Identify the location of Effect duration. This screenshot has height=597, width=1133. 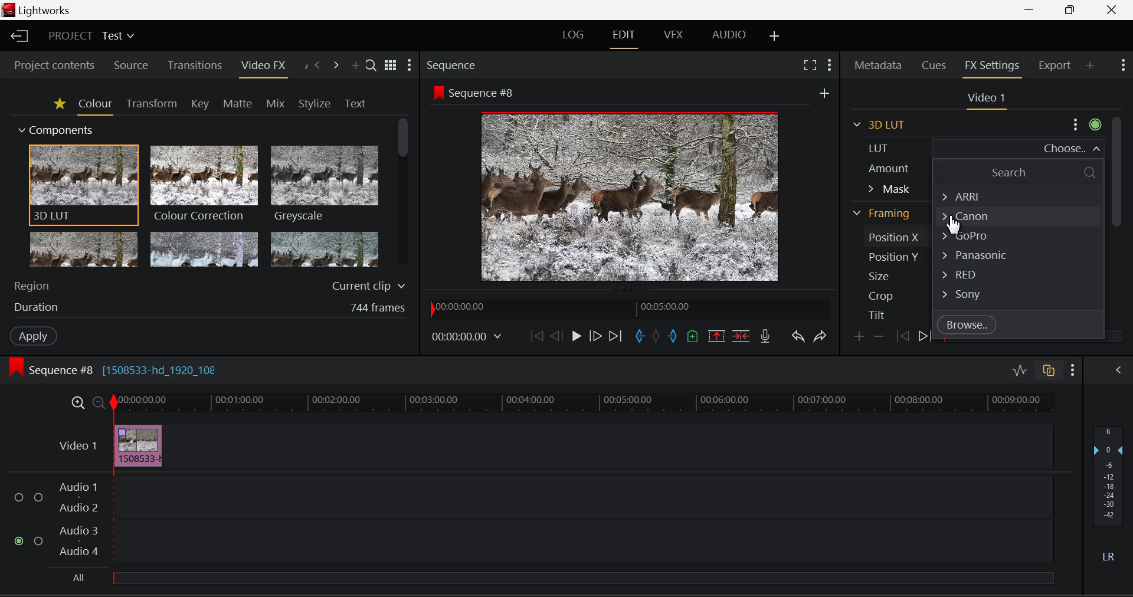
(208, 307).